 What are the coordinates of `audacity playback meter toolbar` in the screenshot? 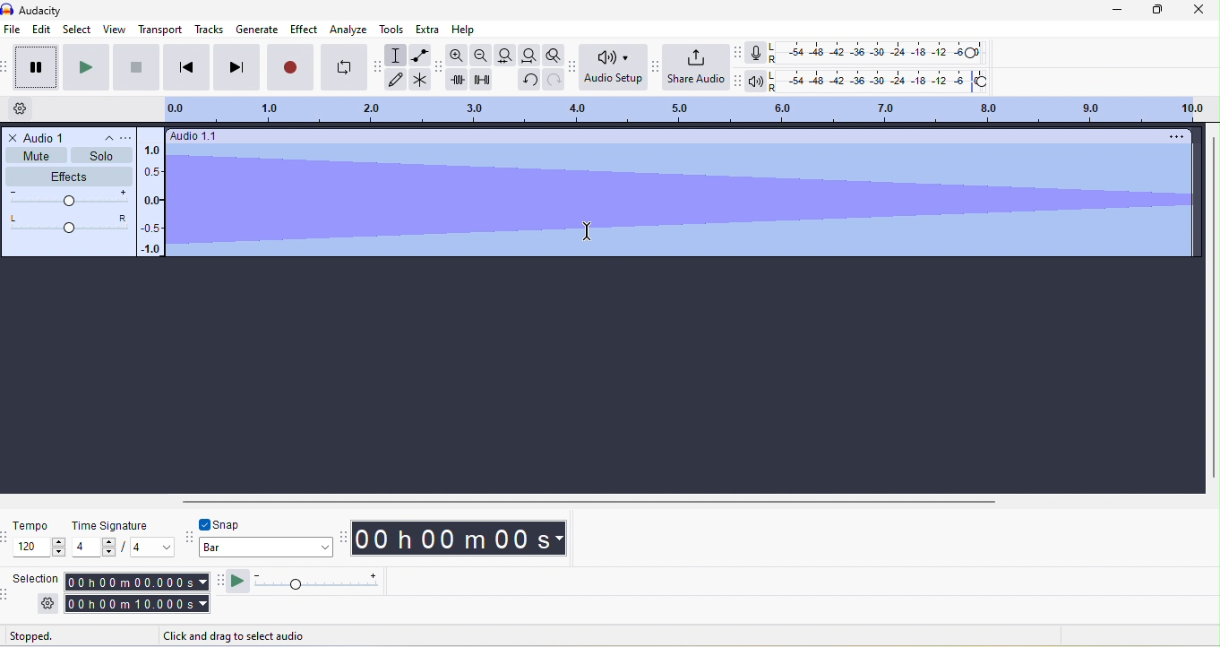 It's located at (738, 79).